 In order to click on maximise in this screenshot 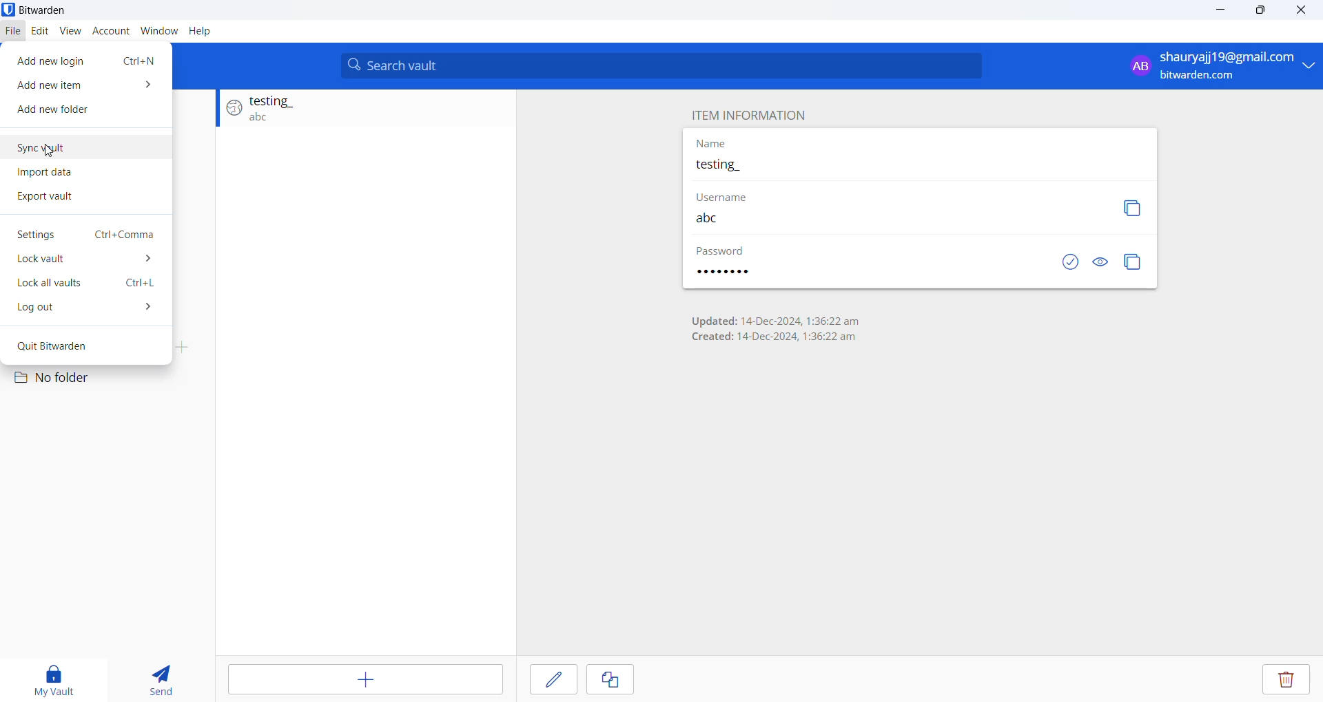, I will do `click(1262, 13)`.